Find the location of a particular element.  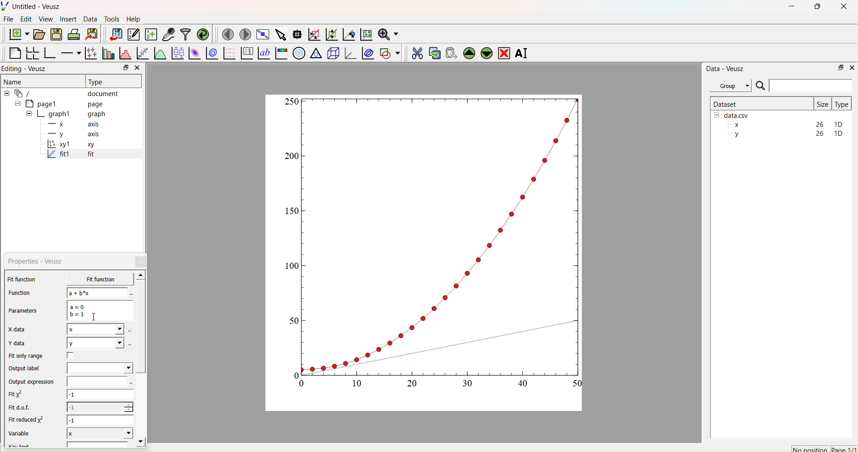

Base Graph is located at coordinates (48, 54).